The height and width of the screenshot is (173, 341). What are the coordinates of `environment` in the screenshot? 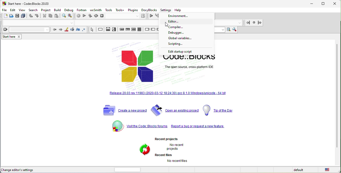 It's located at (180, 16).